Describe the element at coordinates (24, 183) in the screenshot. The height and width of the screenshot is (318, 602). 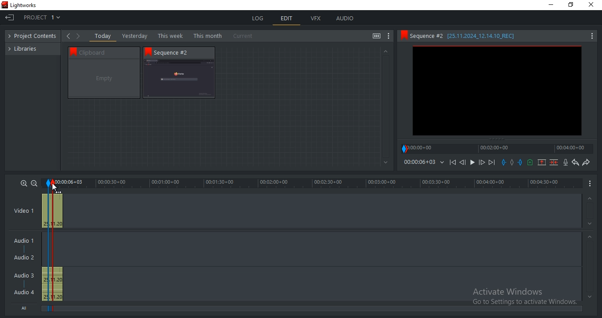
I see `zoom in` at that location.